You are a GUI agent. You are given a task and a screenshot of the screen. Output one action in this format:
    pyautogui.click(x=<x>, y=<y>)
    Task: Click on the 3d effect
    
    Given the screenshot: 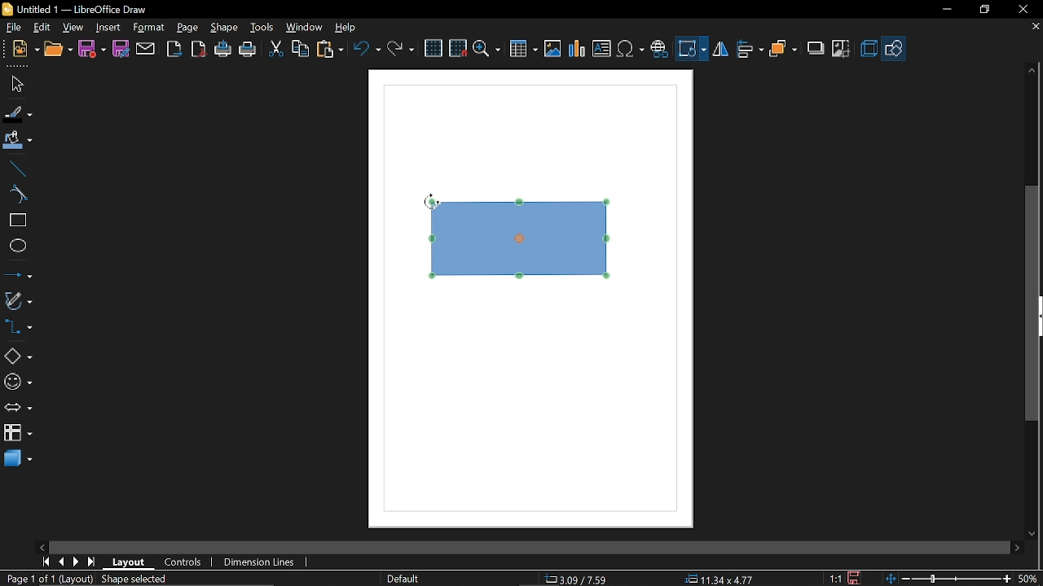 What is the action you would take?
    pyautogui.click(x=869, y=49)
    